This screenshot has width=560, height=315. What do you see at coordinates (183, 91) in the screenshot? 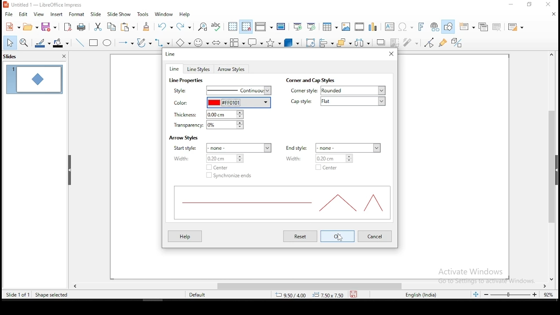
I see `line style` at bounding box center [183, 91].